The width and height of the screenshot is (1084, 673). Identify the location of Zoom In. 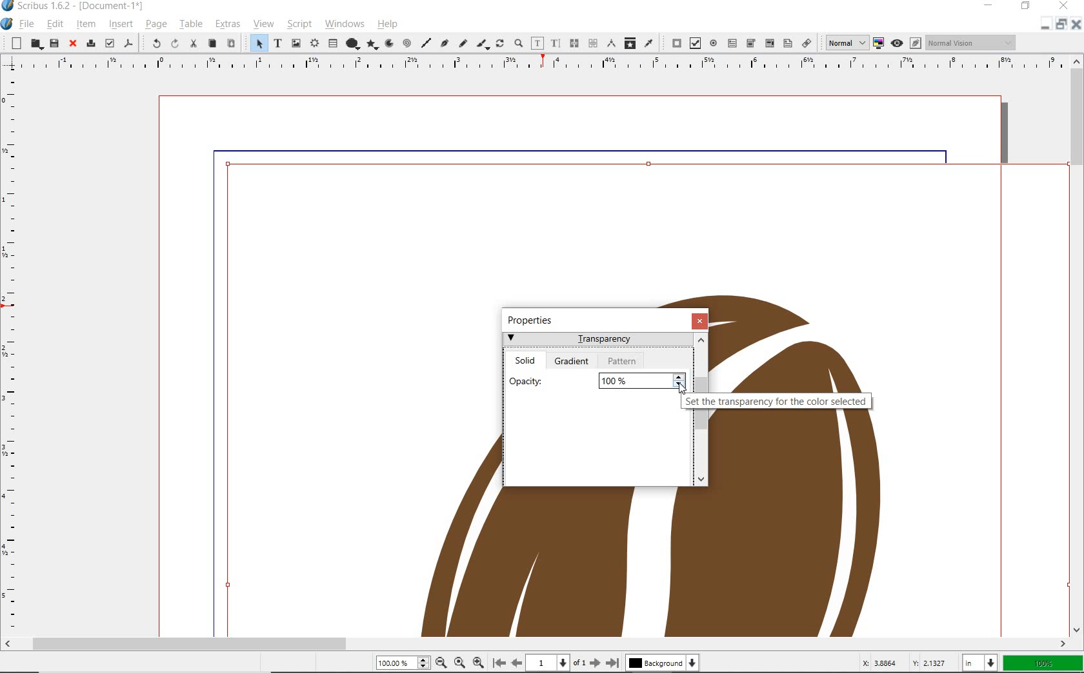
(478, 663).